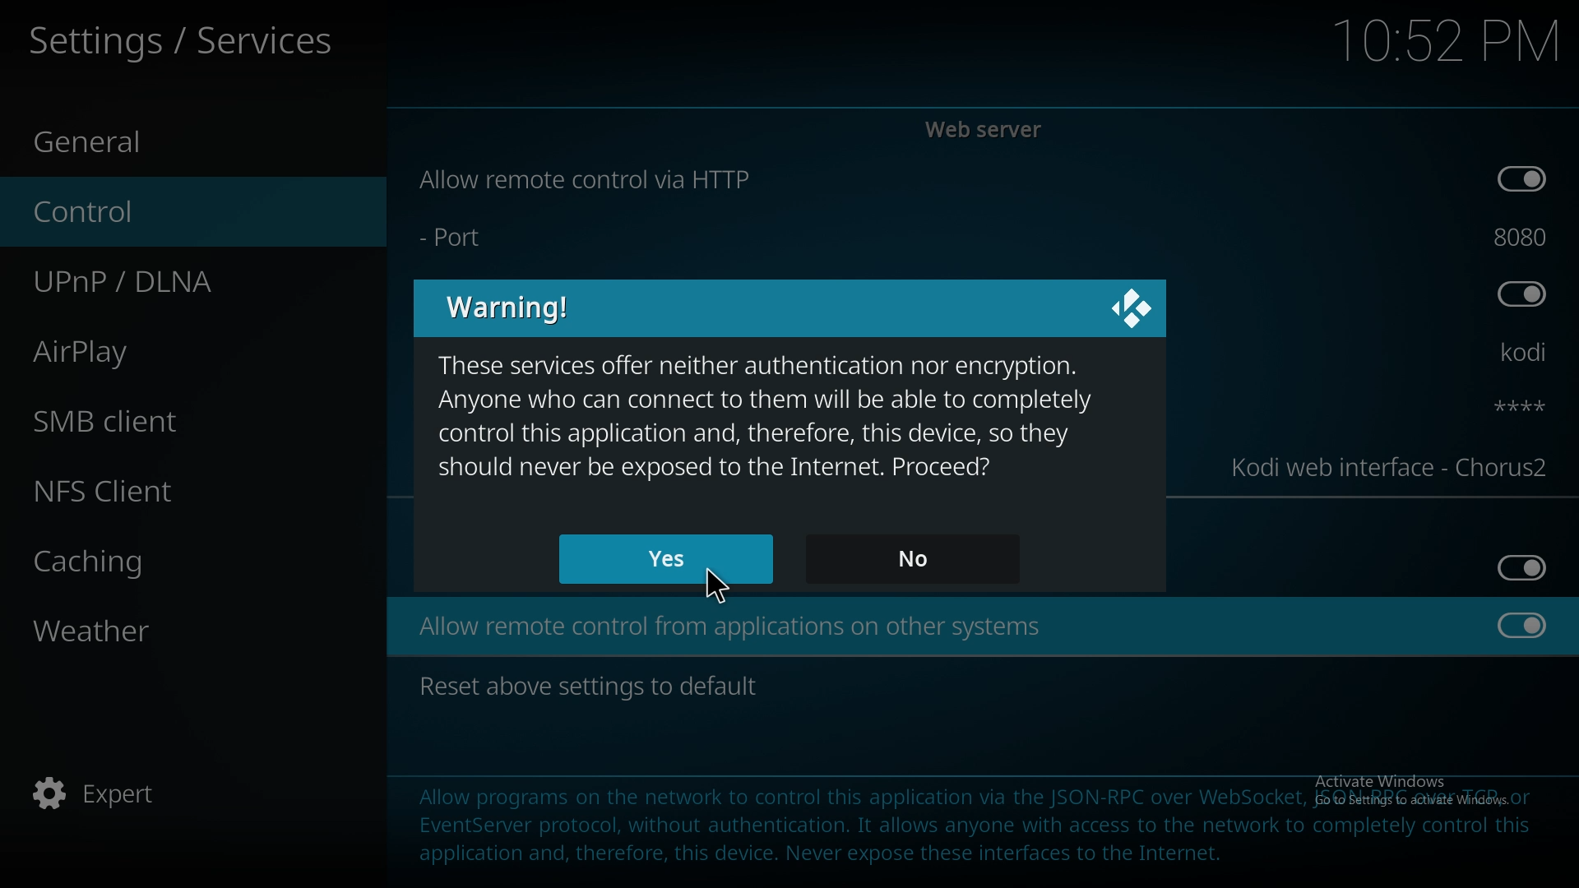  What do you see at coordinates (1521, 296) in the screenshot?
I see `toggle` at bounding box center [1521, 296].